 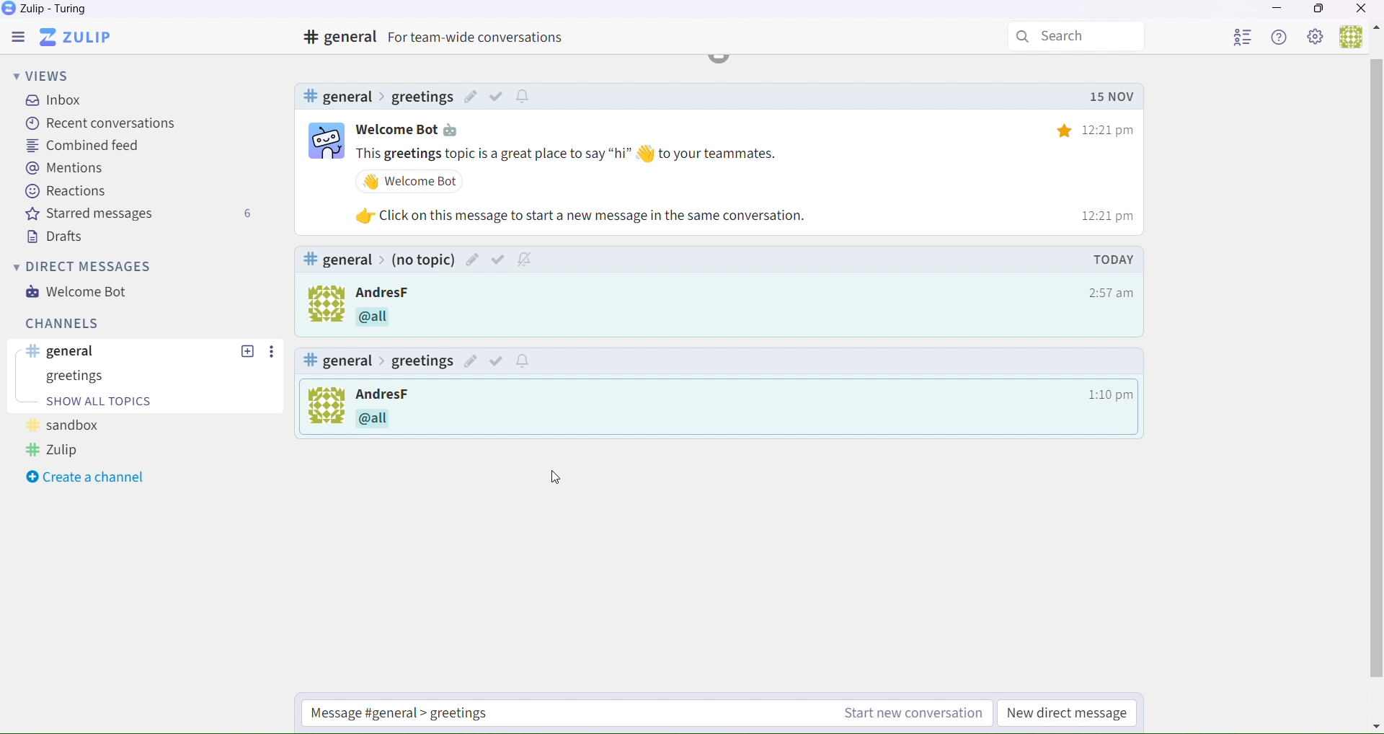 I want to click on Settings, so click(x=1318, y=38).